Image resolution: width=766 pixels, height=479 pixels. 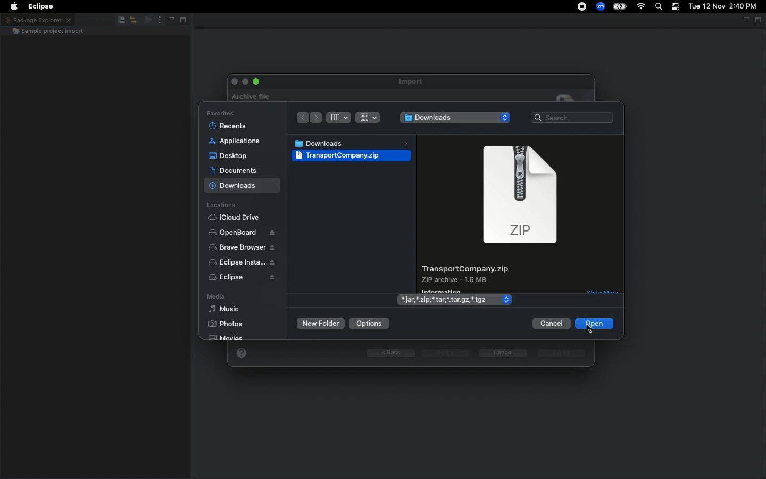 What do you see at coordinates (256, 80) in the screenshot?
I see `maximize` at bounding box center [256, 80].